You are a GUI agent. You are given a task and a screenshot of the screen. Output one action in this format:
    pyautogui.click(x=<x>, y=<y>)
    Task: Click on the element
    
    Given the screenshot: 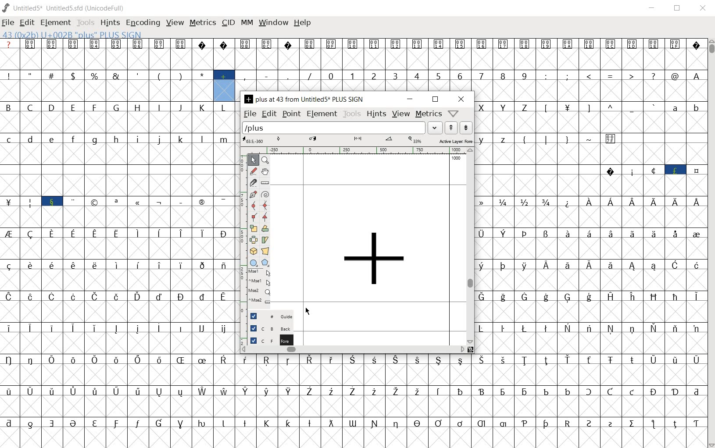 What is the action you would take?
    pyautogui.click(x=54, y=21)
    